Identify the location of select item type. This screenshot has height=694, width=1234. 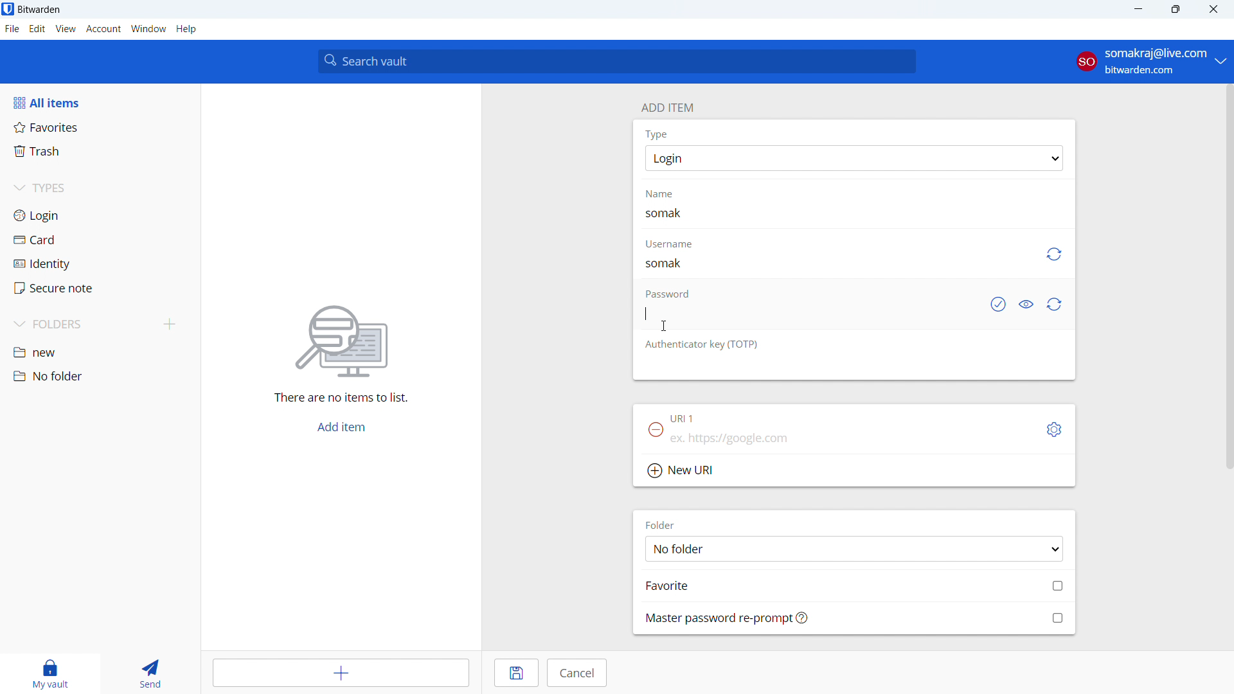
(854, 158).